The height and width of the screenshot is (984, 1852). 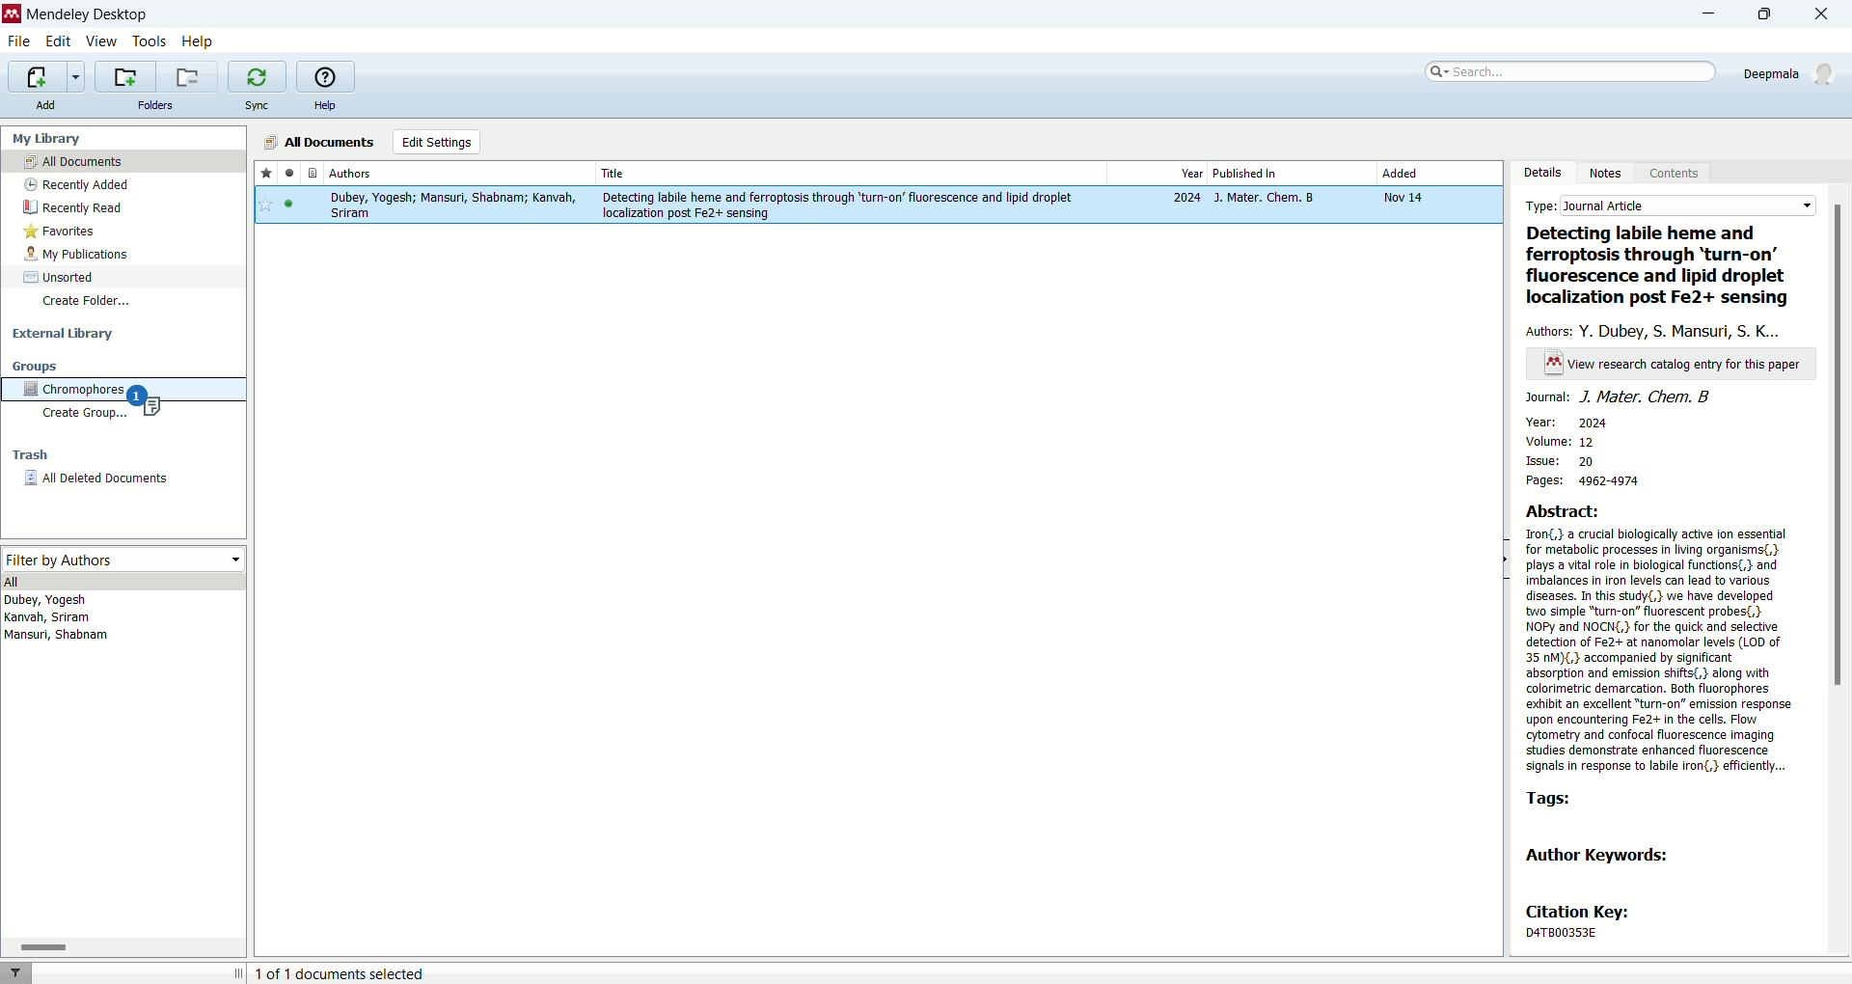 What do you see at coordinates (310, 174) in the screenshot?
I see `documents` at bounding box center [310, 174].